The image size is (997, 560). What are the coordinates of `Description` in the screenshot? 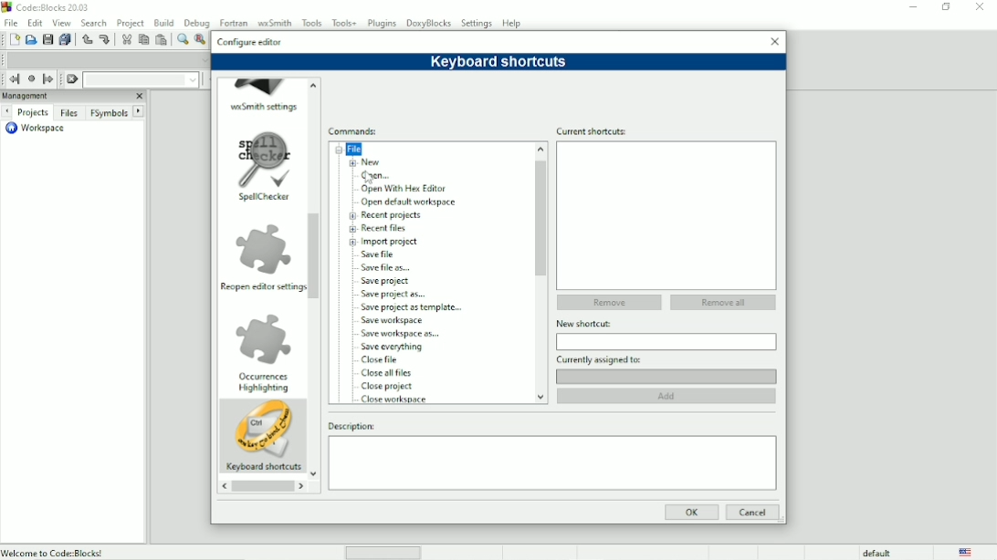 It's located at (551, 425).